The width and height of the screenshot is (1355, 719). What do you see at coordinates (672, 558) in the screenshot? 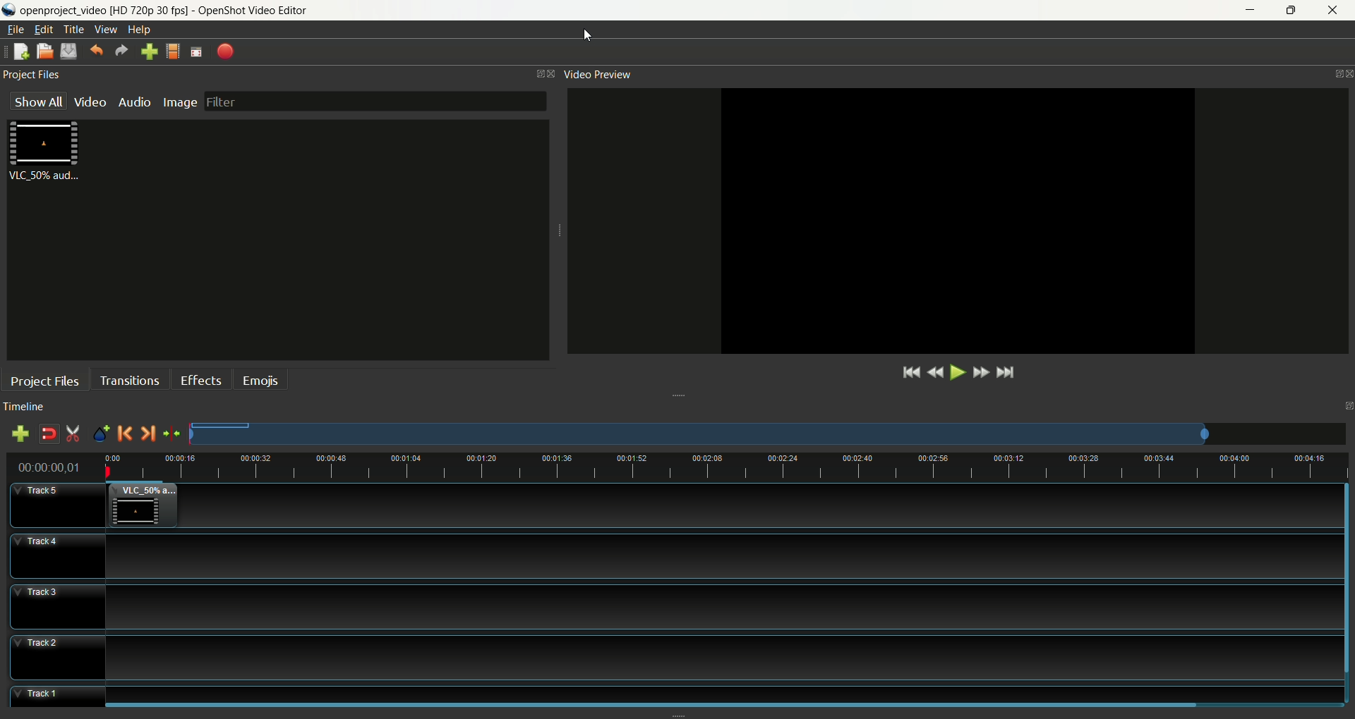
I see `track 4` at bounding box center [672, 558].